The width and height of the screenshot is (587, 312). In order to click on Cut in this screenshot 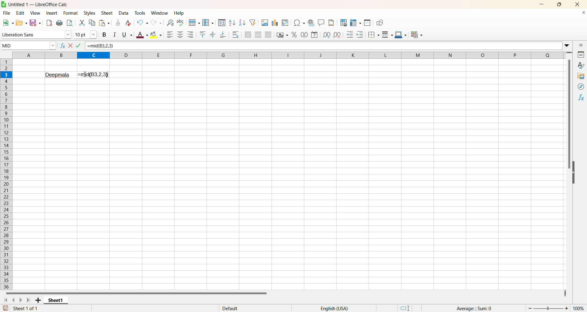, I will do `click(82, 23)`.